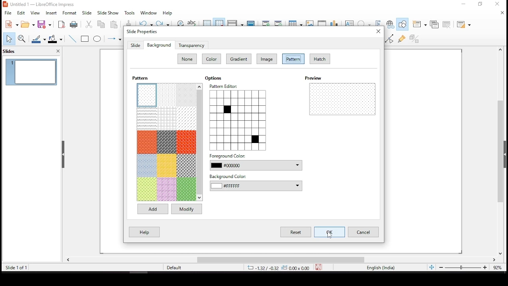 This screenshot has width=508, height=286. I want to click on insert font work text, so click(378, 20).